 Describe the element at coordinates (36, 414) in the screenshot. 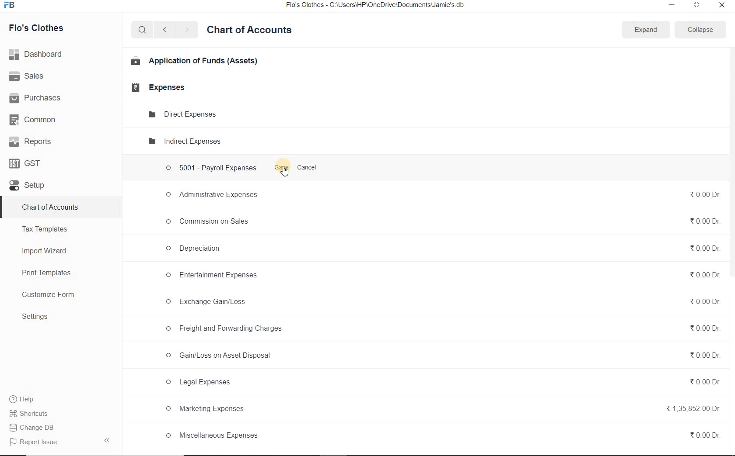

I see `Shortcuts` at that location.